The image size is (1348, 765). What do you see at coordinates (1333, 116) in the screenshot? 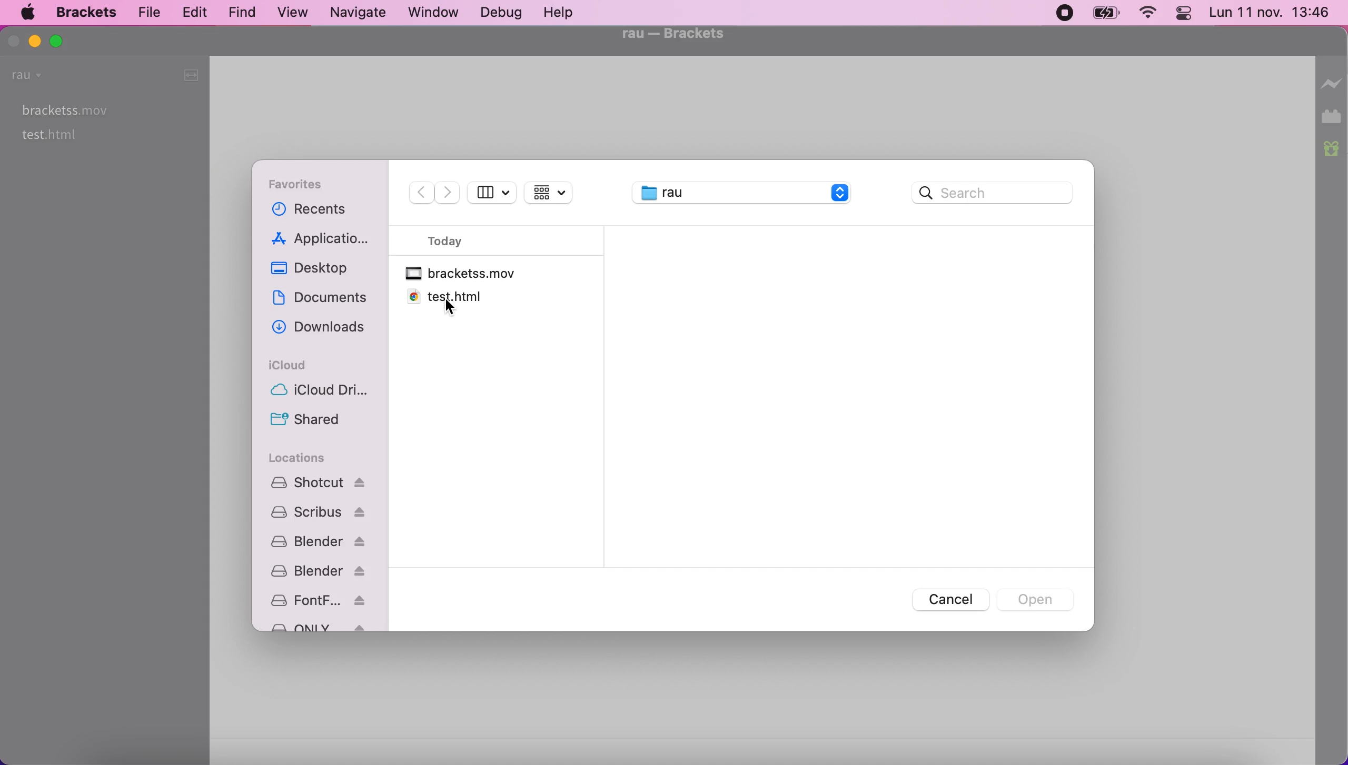
I see `extension manager` at bounding box center [1333, 116].